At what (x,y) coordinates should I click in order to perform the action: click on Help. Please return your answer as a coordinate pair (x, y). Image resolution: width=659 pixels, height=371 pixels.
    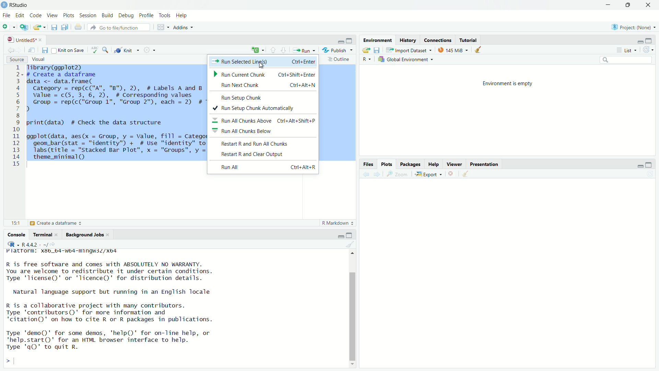
    Looking at the image, I should click on (433, 163).